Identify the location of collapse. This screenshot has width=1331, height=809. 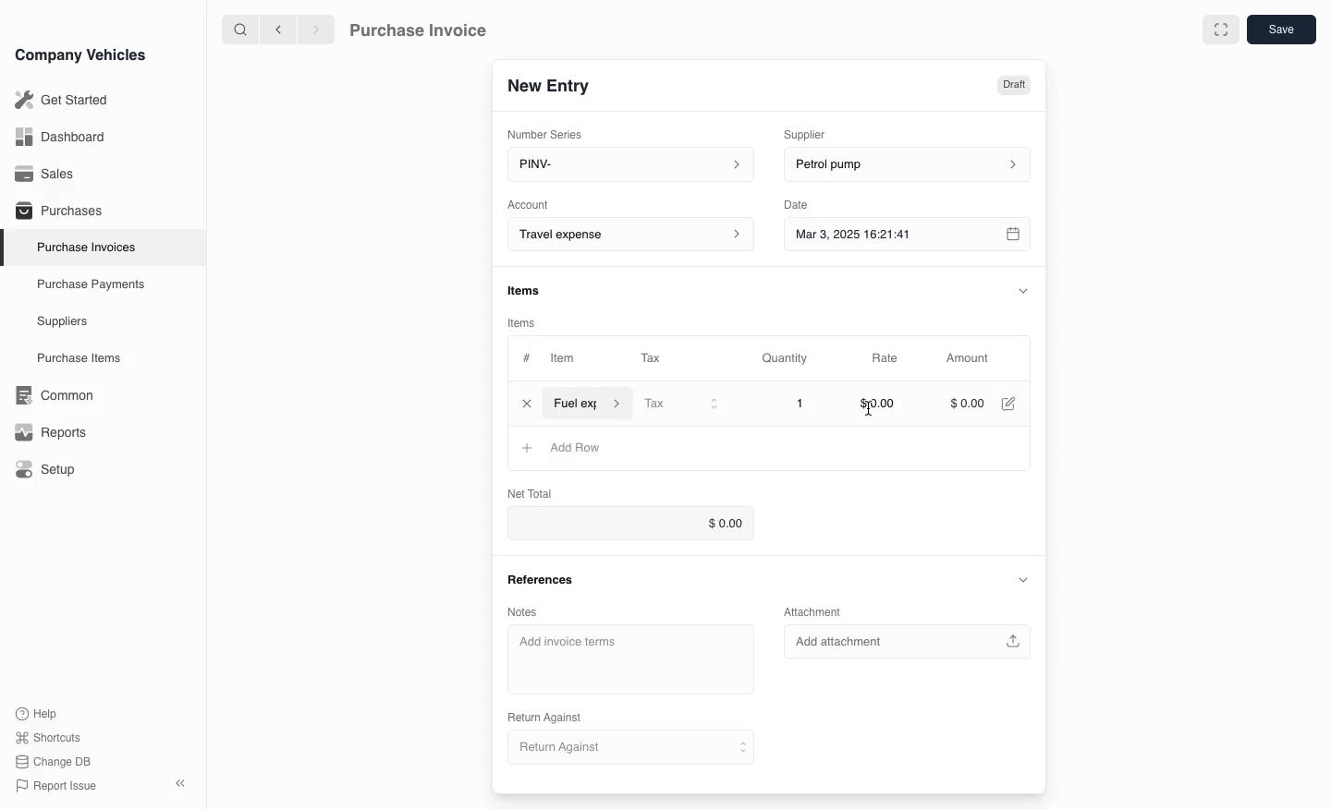
(1024, 289).